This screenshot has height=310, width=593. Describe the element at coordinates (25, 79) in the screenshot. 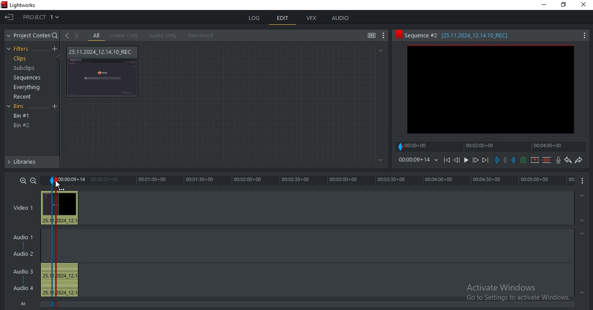

I see `sequences` at that location.